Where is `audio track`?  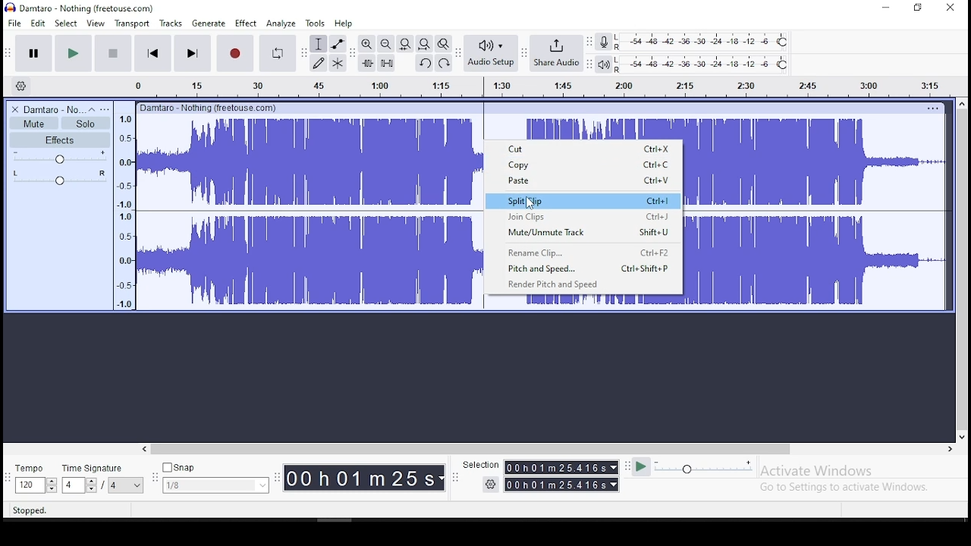
audio track is located at coordinates (813, 214).